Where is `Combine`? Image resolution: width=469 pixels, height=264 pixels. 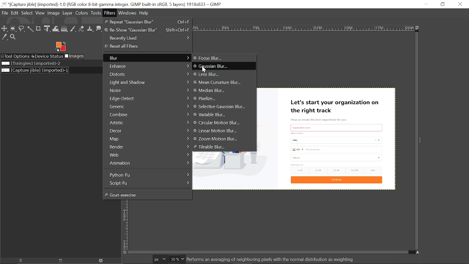 Combine is located at coordinates (147, 114).